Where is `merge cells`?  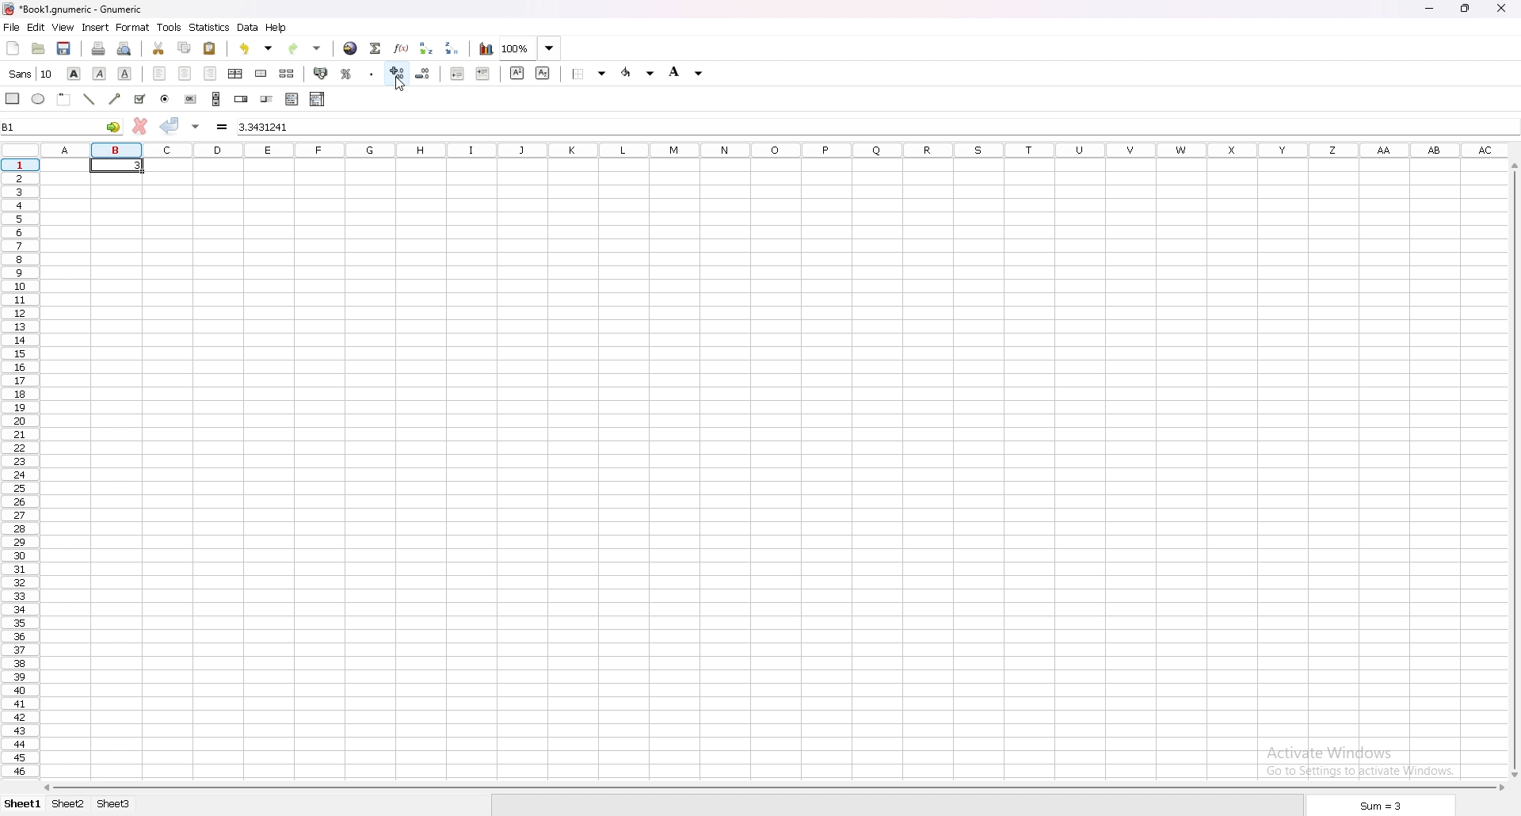 merge cells is located at coordinates (261, 74).